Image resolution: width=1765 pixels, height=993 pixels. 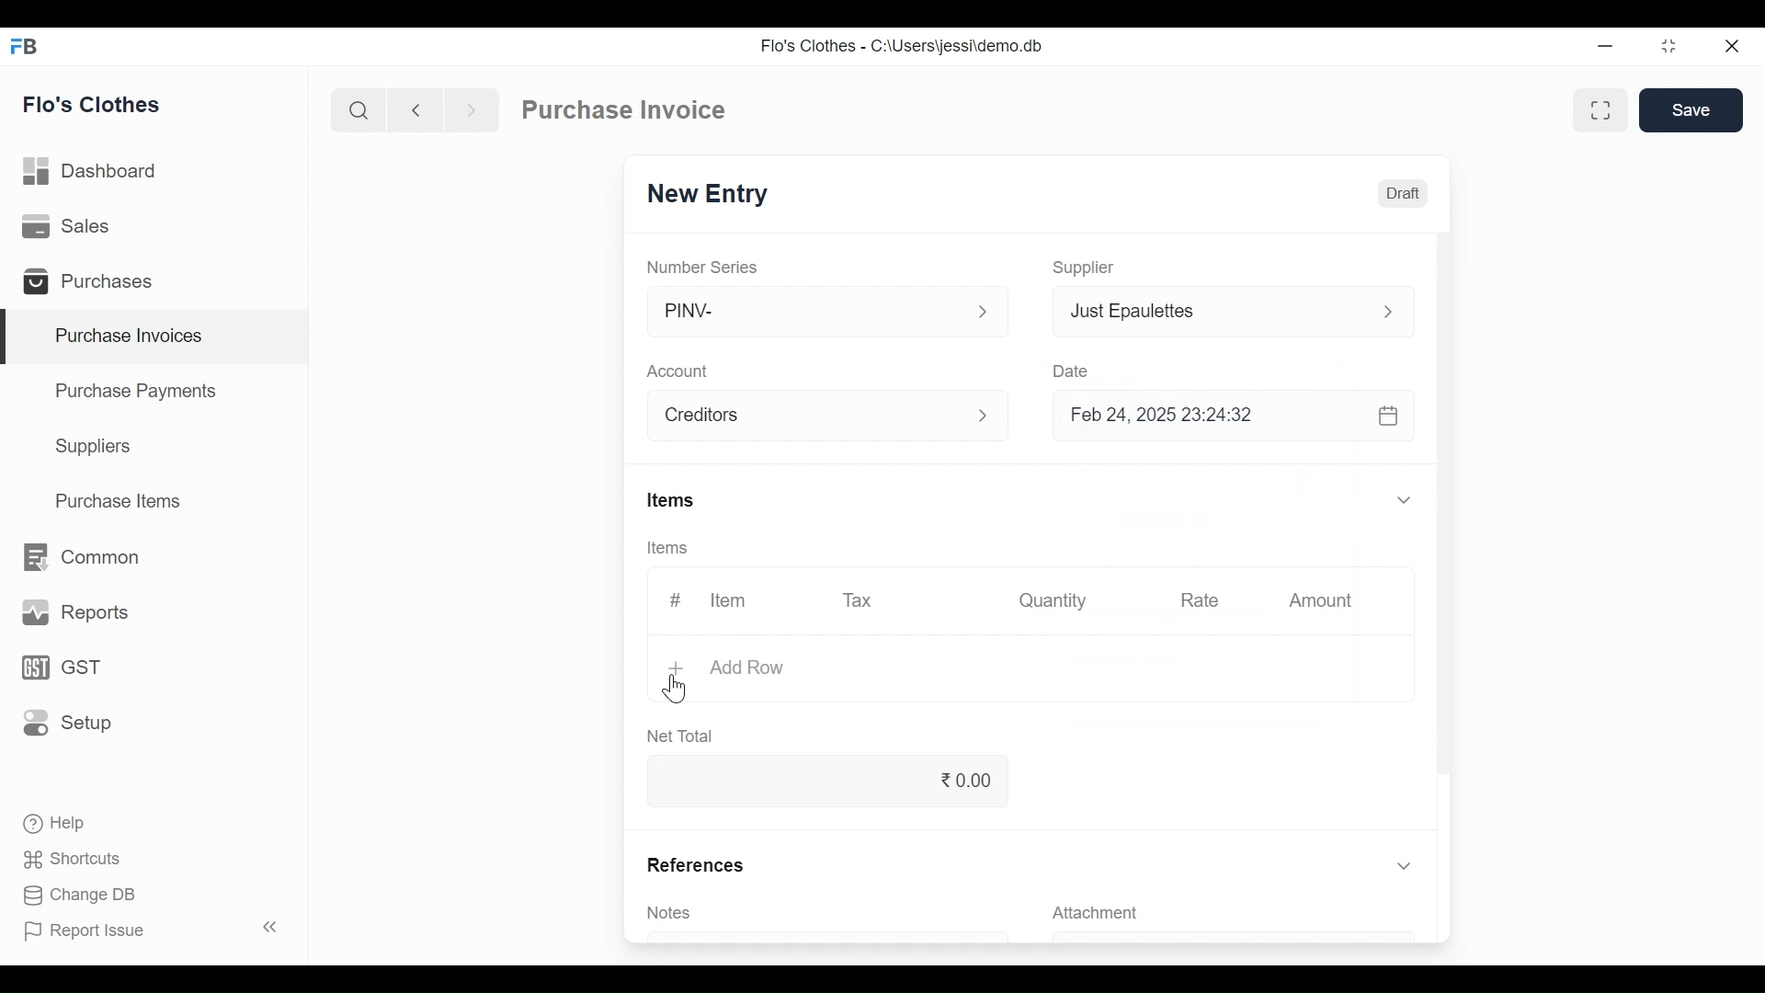 I want to click on Change DB, so click(x=81, y=895).